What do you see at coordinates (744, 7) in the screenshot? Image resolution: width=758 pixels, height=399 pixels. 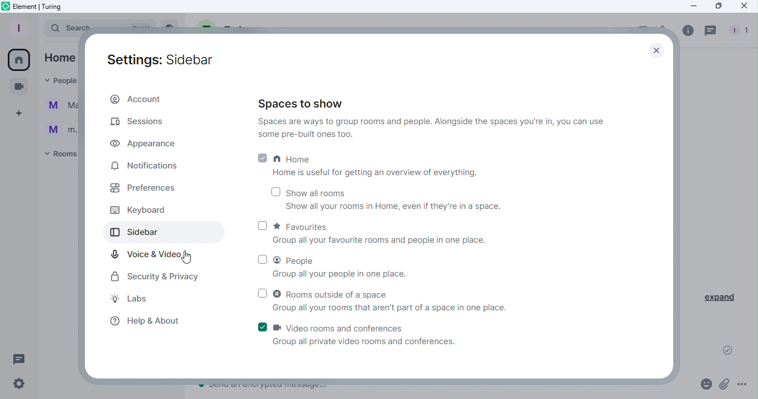 I see `Close` at bounding box center [744, 7].